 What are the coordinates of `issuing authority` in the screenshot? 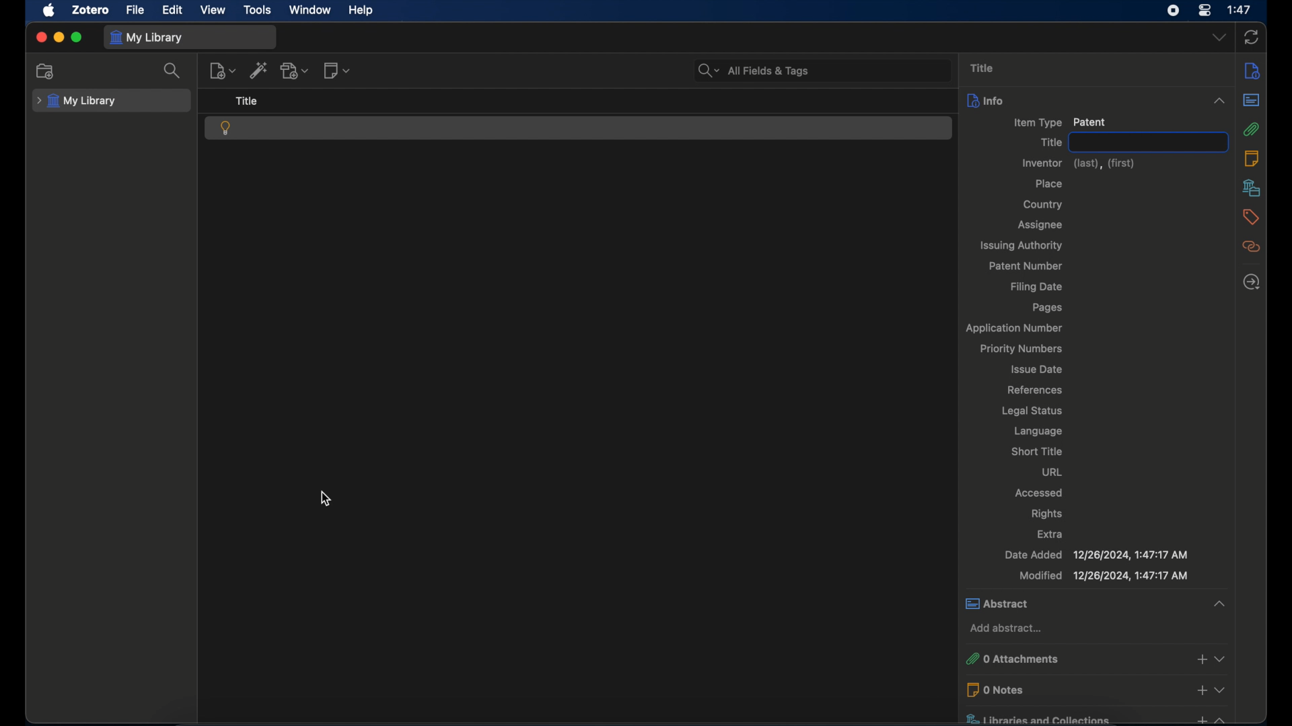 It's located at (1021, 245).